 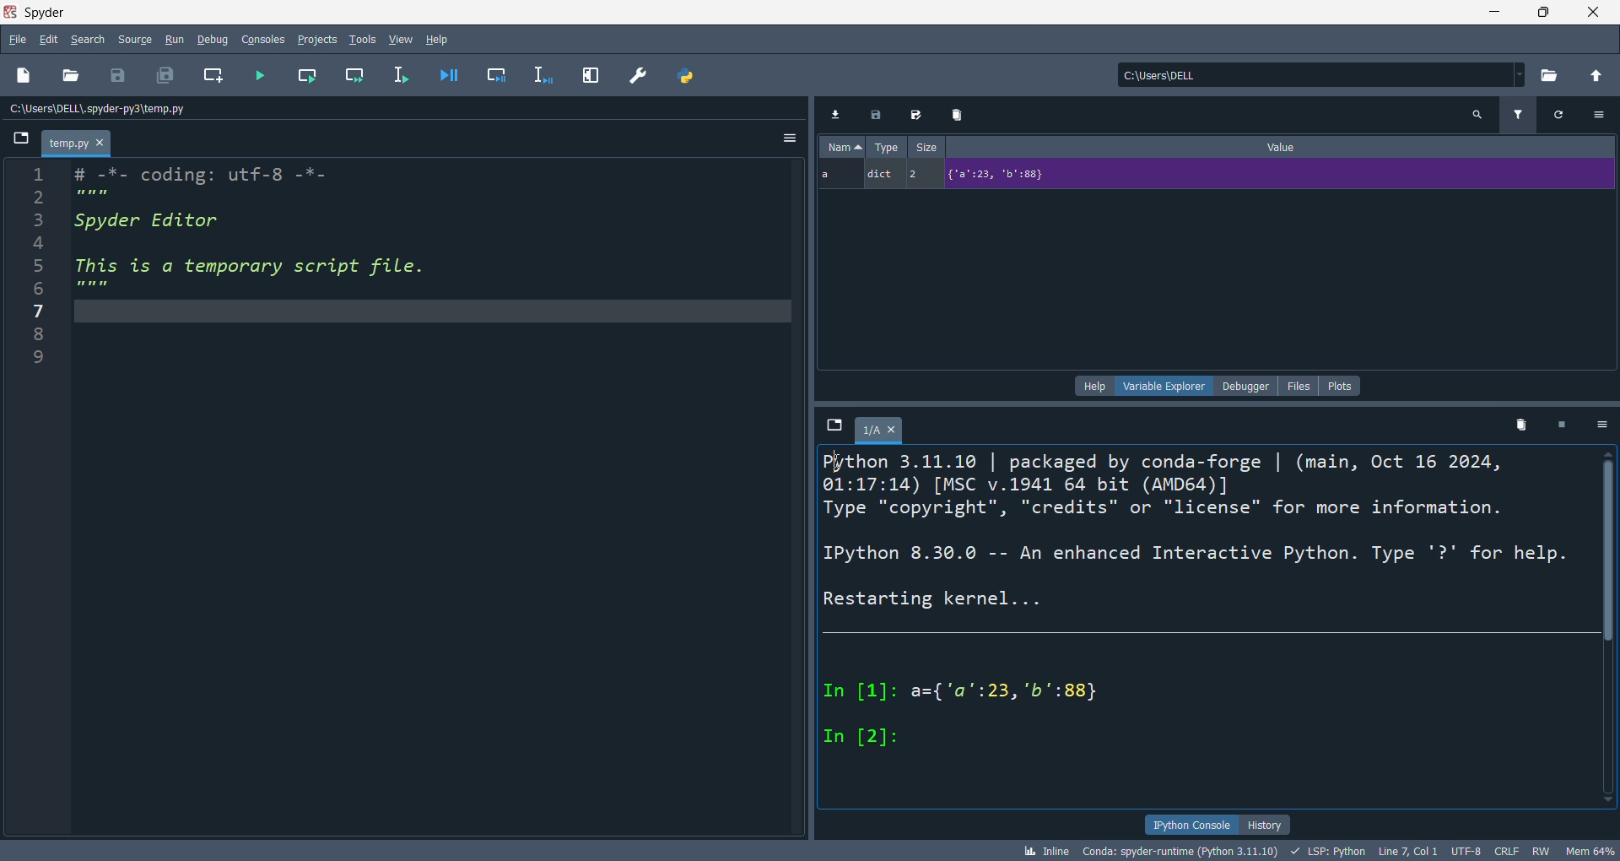 What do you see at coordinates (49, 39) in the screenshot?
I see `edit` at bounding box center [49, 39].